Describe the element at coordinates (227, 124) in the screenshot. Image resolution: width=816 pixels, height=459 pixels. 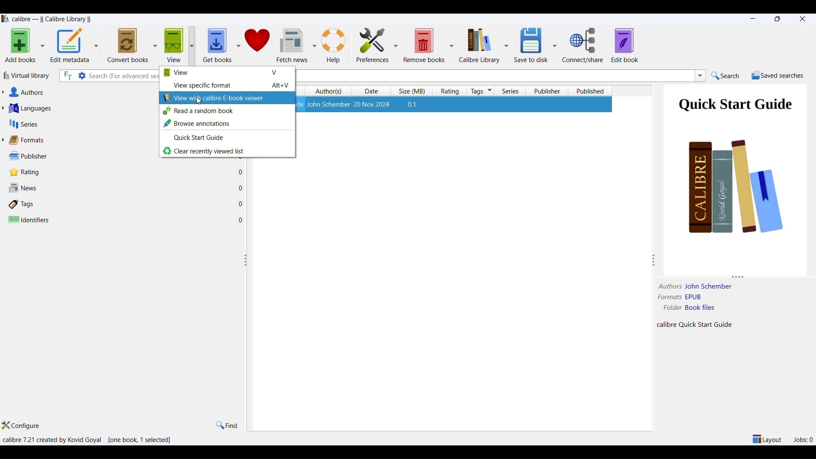
I see `browse annotations` at that location.